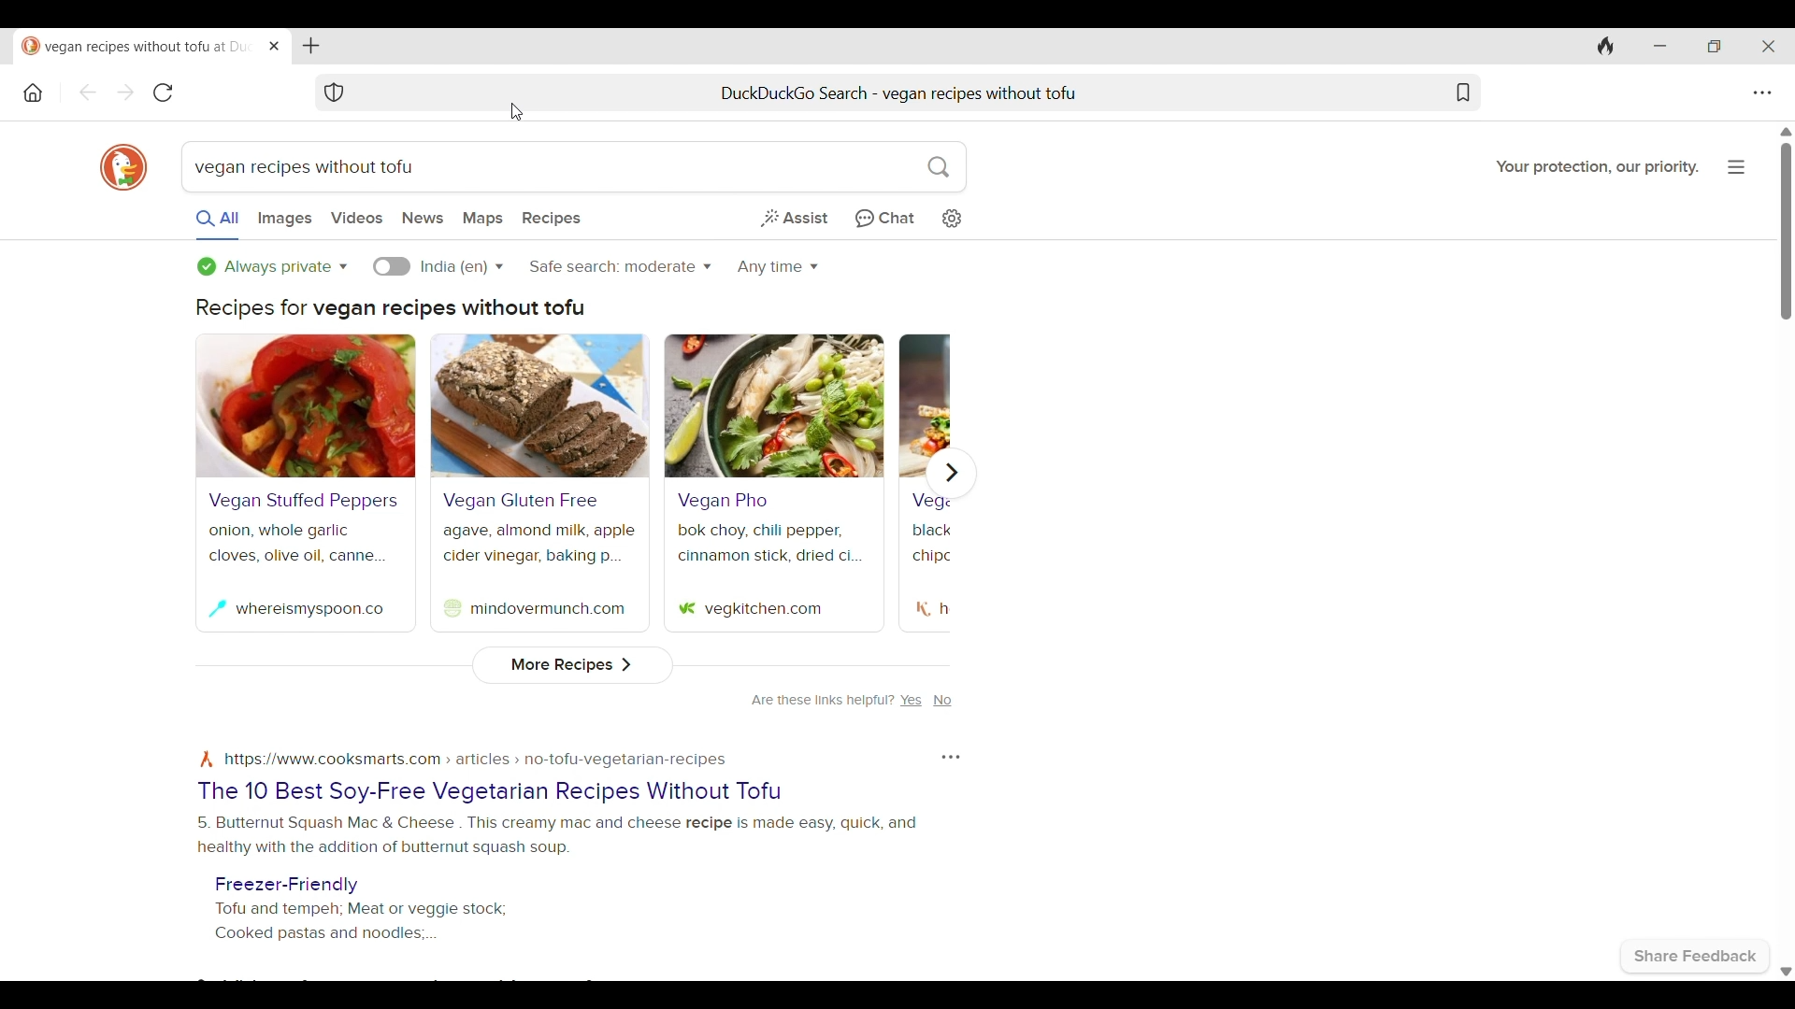 The height and width of the screenshot is (1009, 1795). What do you see at coordinates (219, 224) in the screenshot?
I see `All searches` at bounding box center [219, 224].